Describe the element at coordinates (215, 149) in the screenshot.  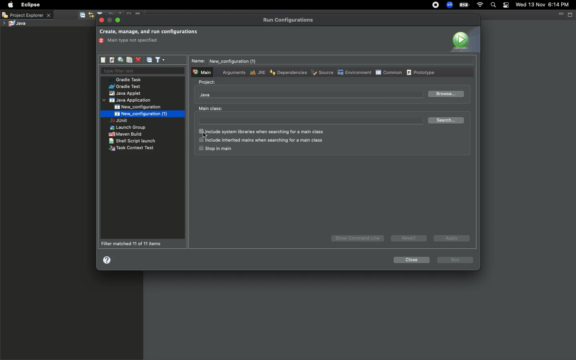
I see `stop in main` at that location.